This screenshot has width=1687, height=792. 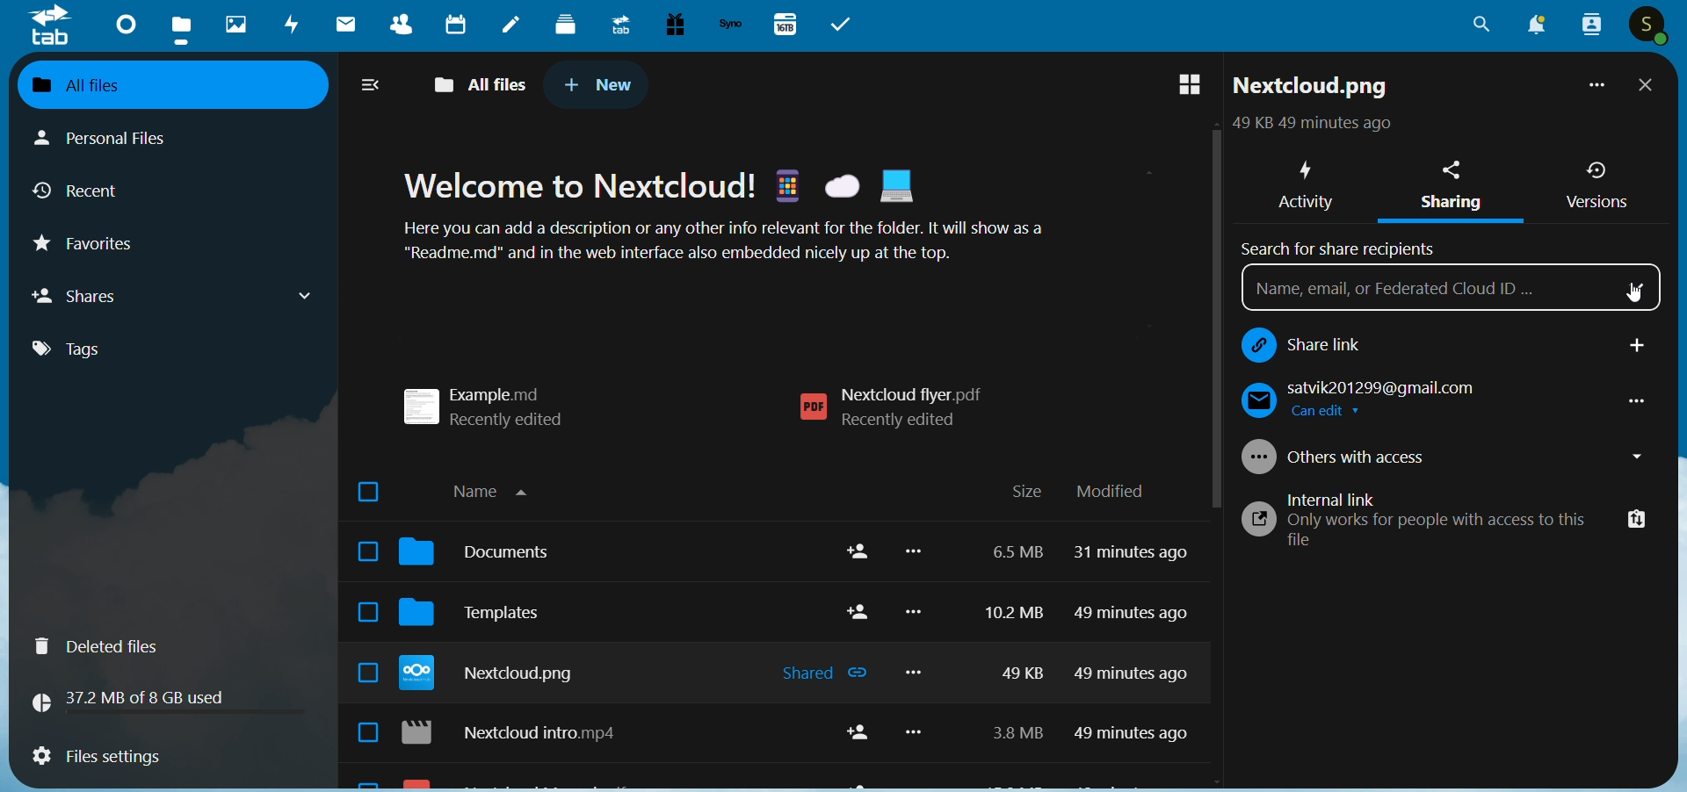 What do you see at coordinates (901, 408) in the screenshot?
I see `nextcloud flyer` at bounding box center [901, 408].